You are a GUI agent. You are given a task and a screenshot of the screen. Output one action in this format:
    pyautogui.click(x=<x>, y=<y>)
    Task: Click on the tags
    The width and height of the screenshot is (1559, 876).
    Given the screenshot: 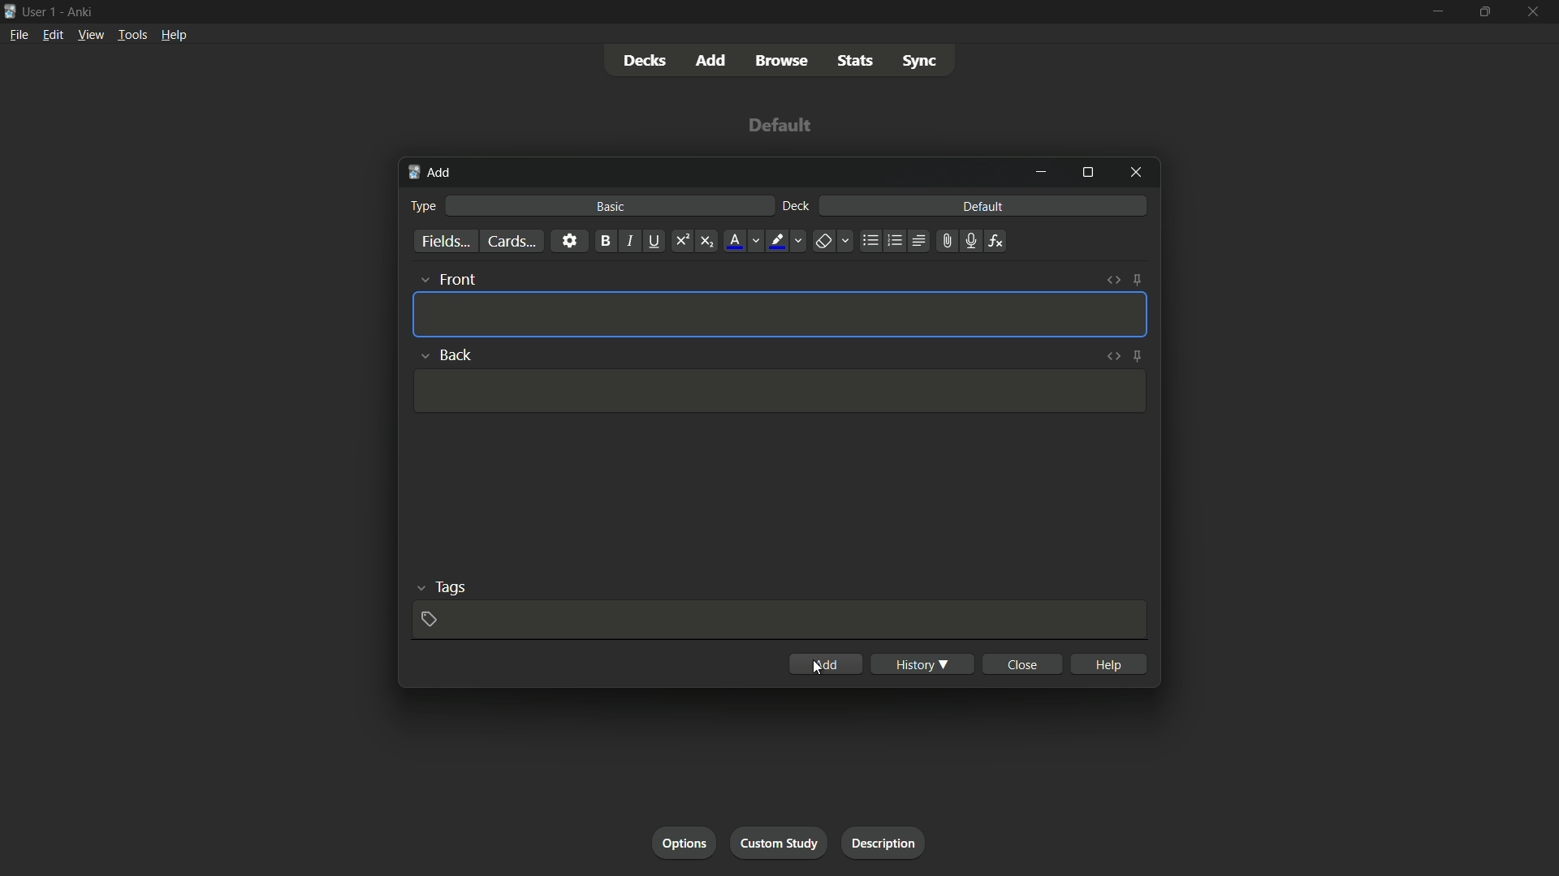 What is the action you would take?
    pyautogui.click(x=439, y=587)
    